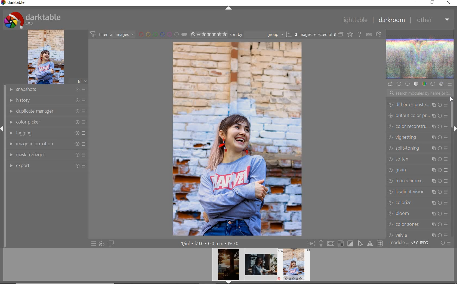 The image size is (457, 284). What do you see at coordinates (47, 90) in the screenshot?
I see `snapshots` at bounding box center [47, 90].